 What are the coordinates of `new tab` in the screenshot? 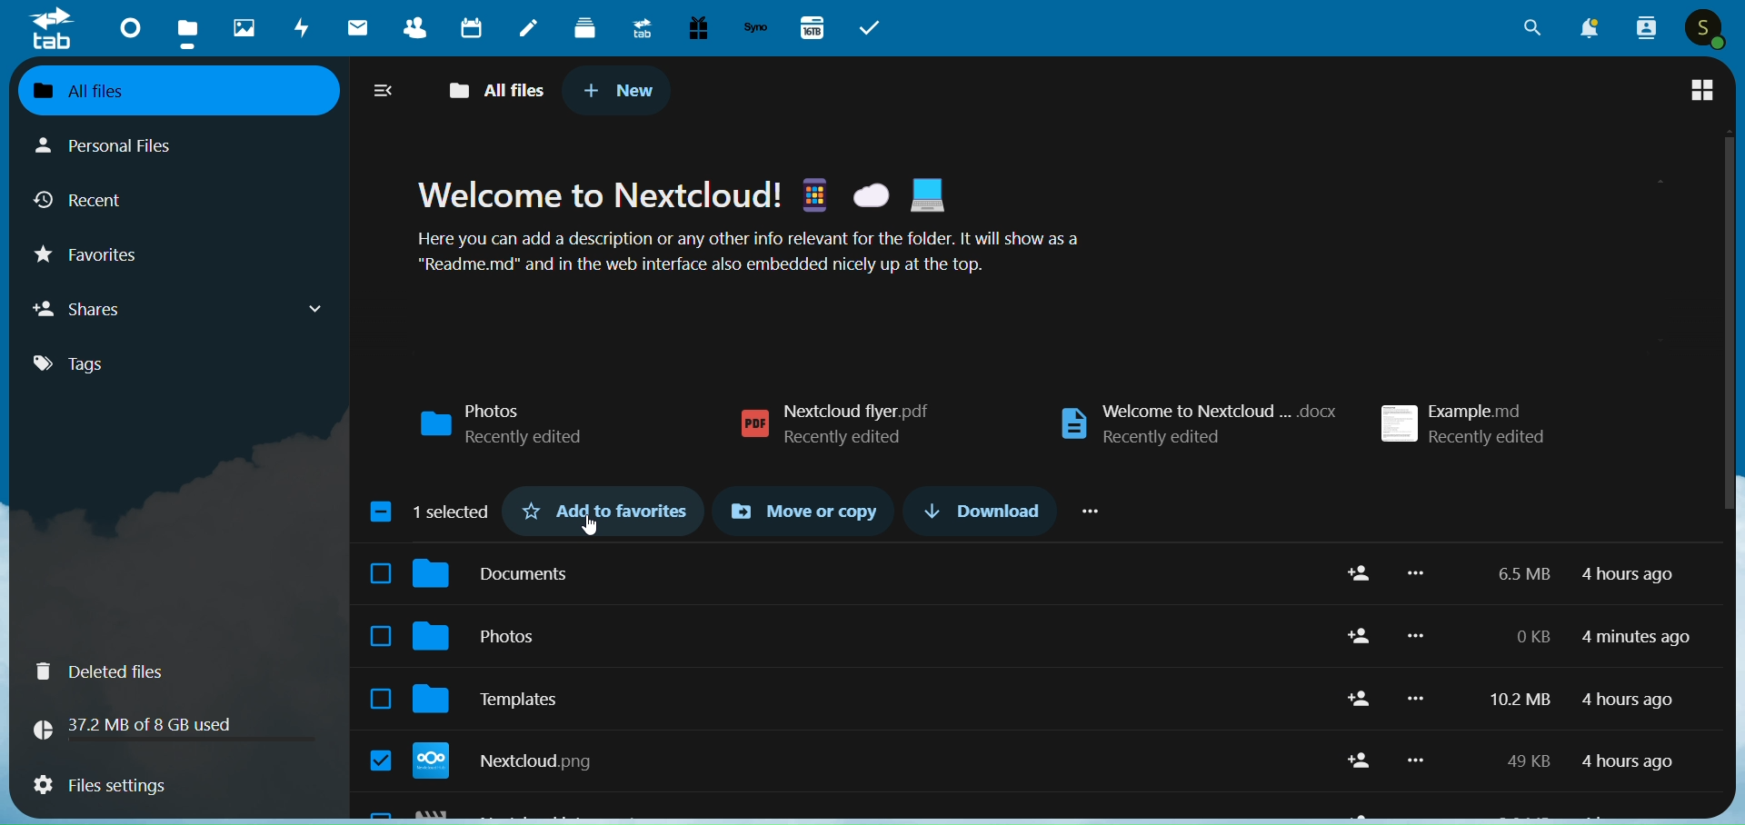 It's located at (621, 92).